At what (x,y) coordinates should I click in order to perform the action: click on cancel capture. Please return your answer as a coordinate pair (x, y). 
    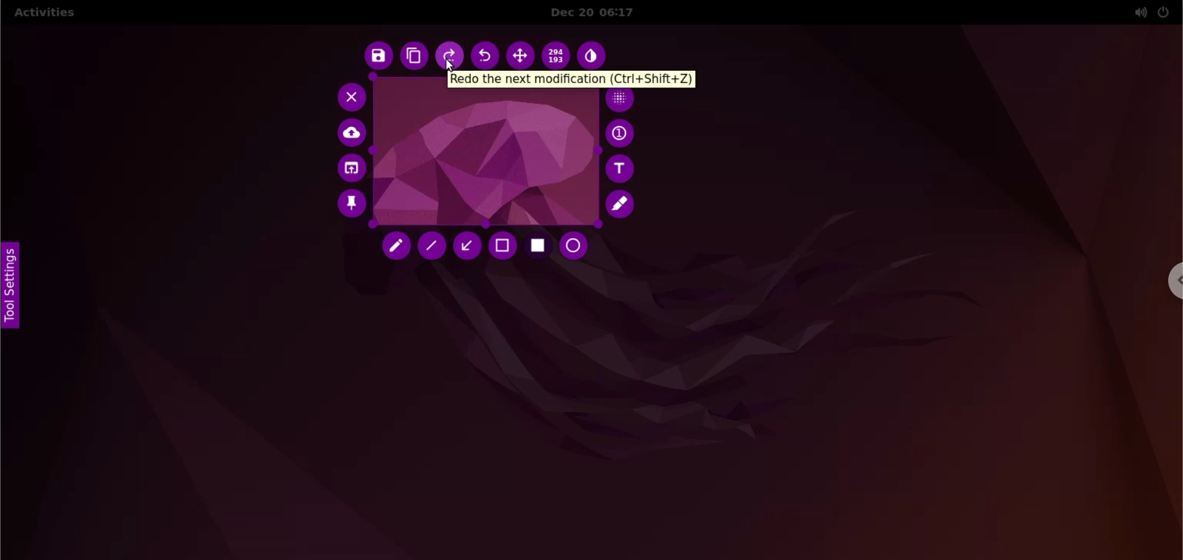
    Looking at the image, I should click on (348, 97).